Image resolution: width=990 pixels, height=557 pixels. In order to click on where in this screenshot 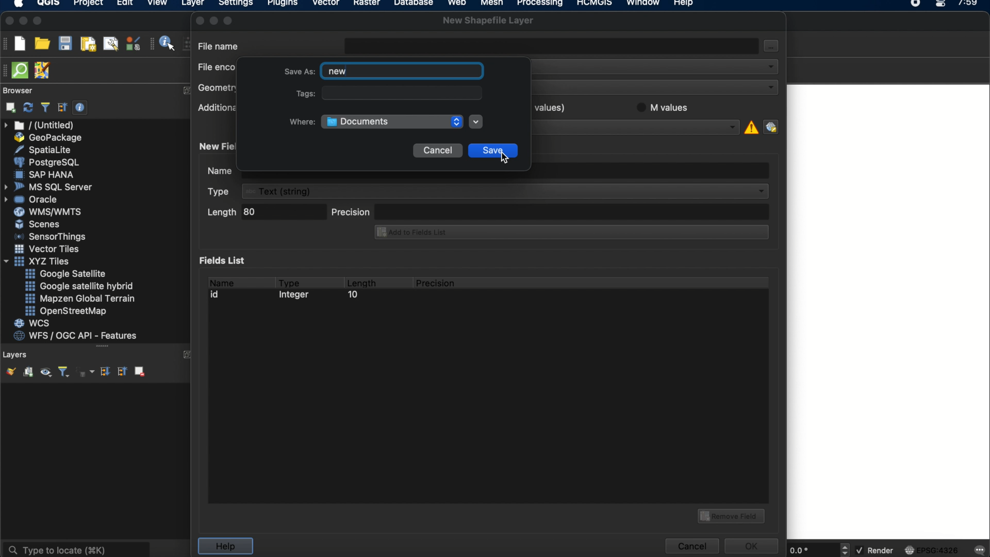, I will do `click(301, 122)`.